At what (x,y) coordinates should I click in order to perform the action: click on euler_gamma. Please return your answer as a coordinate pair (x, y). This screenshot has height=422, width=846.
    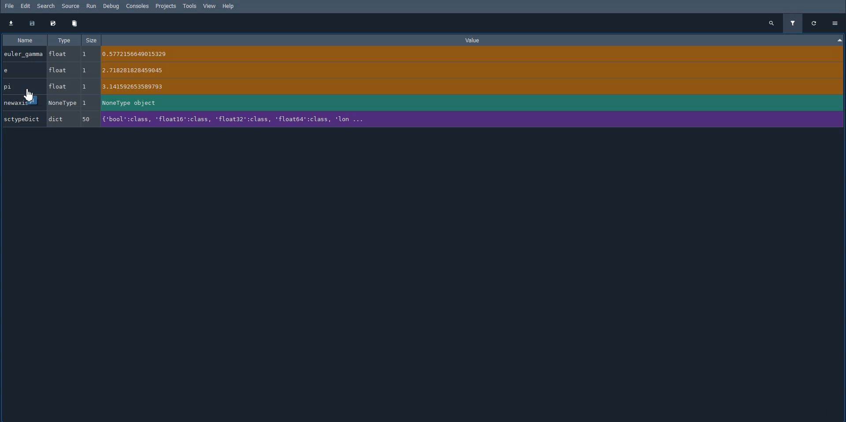
    Looking at the image, I should click on (424, 54).